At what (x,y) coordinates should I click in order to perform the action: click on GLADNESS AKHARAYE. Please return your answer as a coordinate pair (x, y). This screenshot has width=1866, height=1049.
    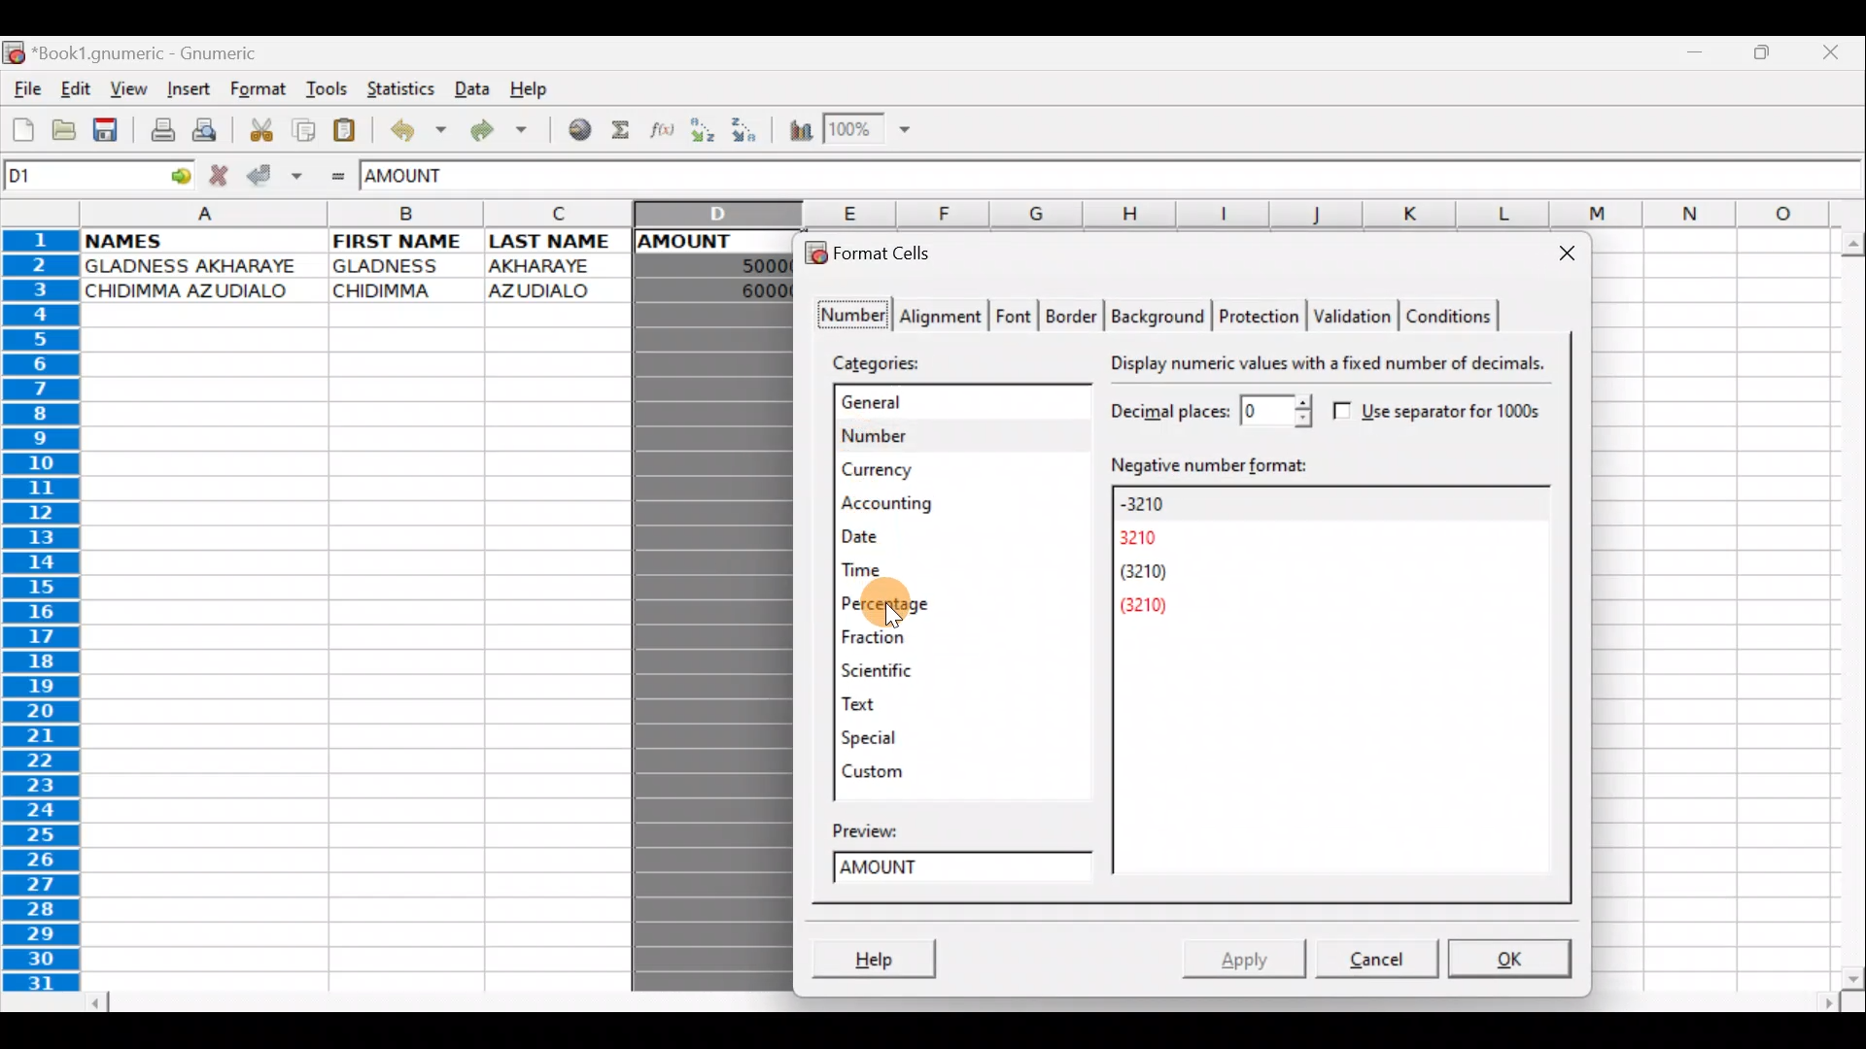
    Looking at the image, I should click on (198, 265).